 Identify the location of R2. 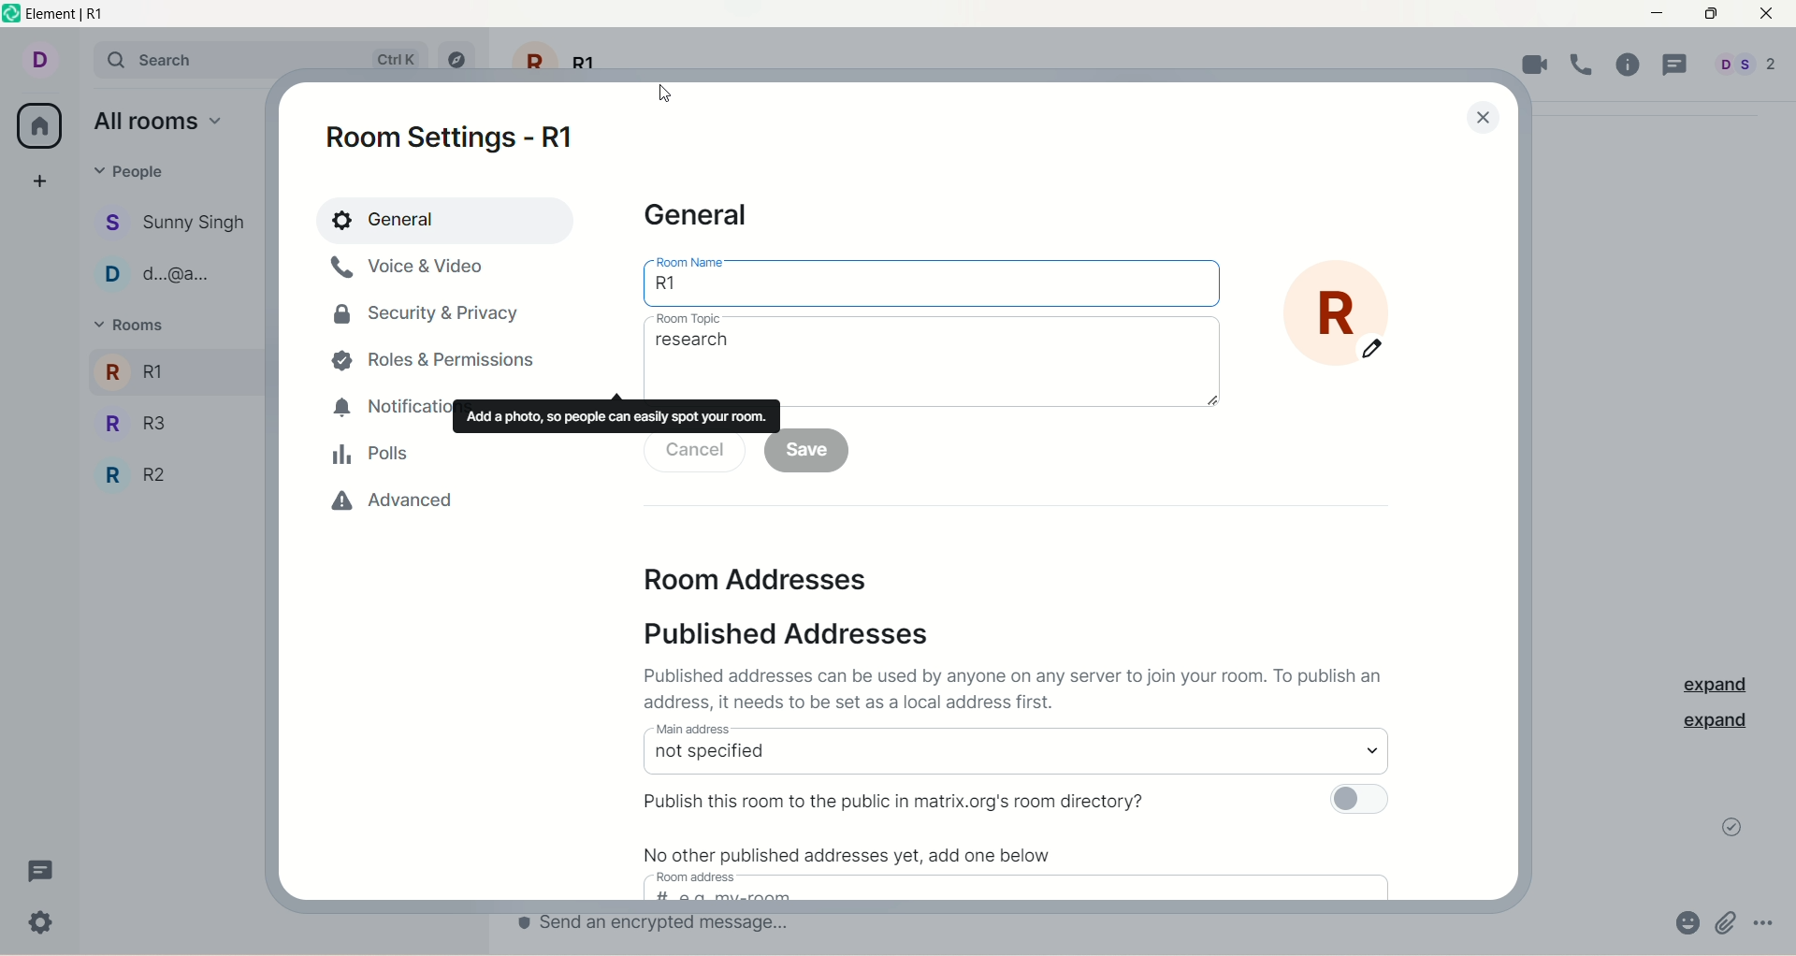
(145, 470).